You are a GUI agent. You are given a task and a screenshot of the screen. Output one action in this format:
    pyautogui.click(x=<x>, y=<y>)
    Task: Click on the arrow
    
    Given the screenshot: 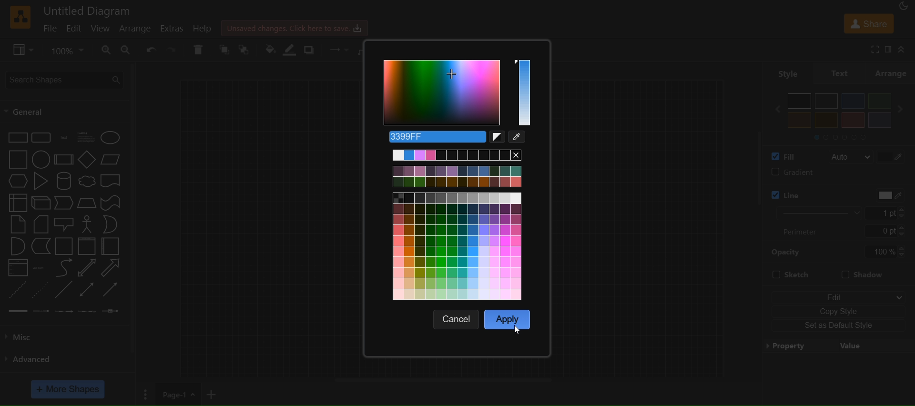 What is the action you would take?
    pyautogui.click(x=111, y=268)
    